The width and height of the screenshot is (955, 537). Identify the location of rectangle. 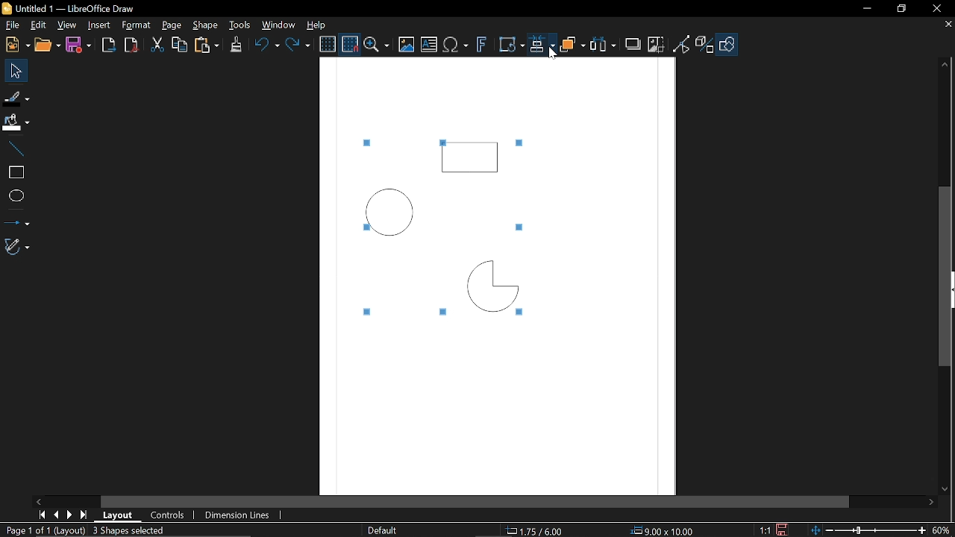
(13, 170).